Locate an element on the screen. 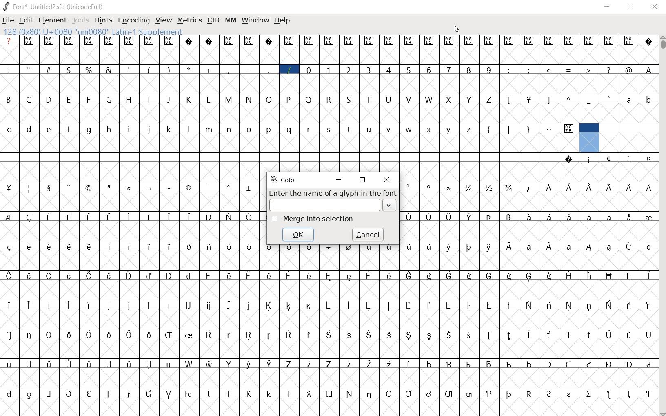 Image resolution: width=666 pixels, height=416 pixels. E is located at coordinates (69, 99).